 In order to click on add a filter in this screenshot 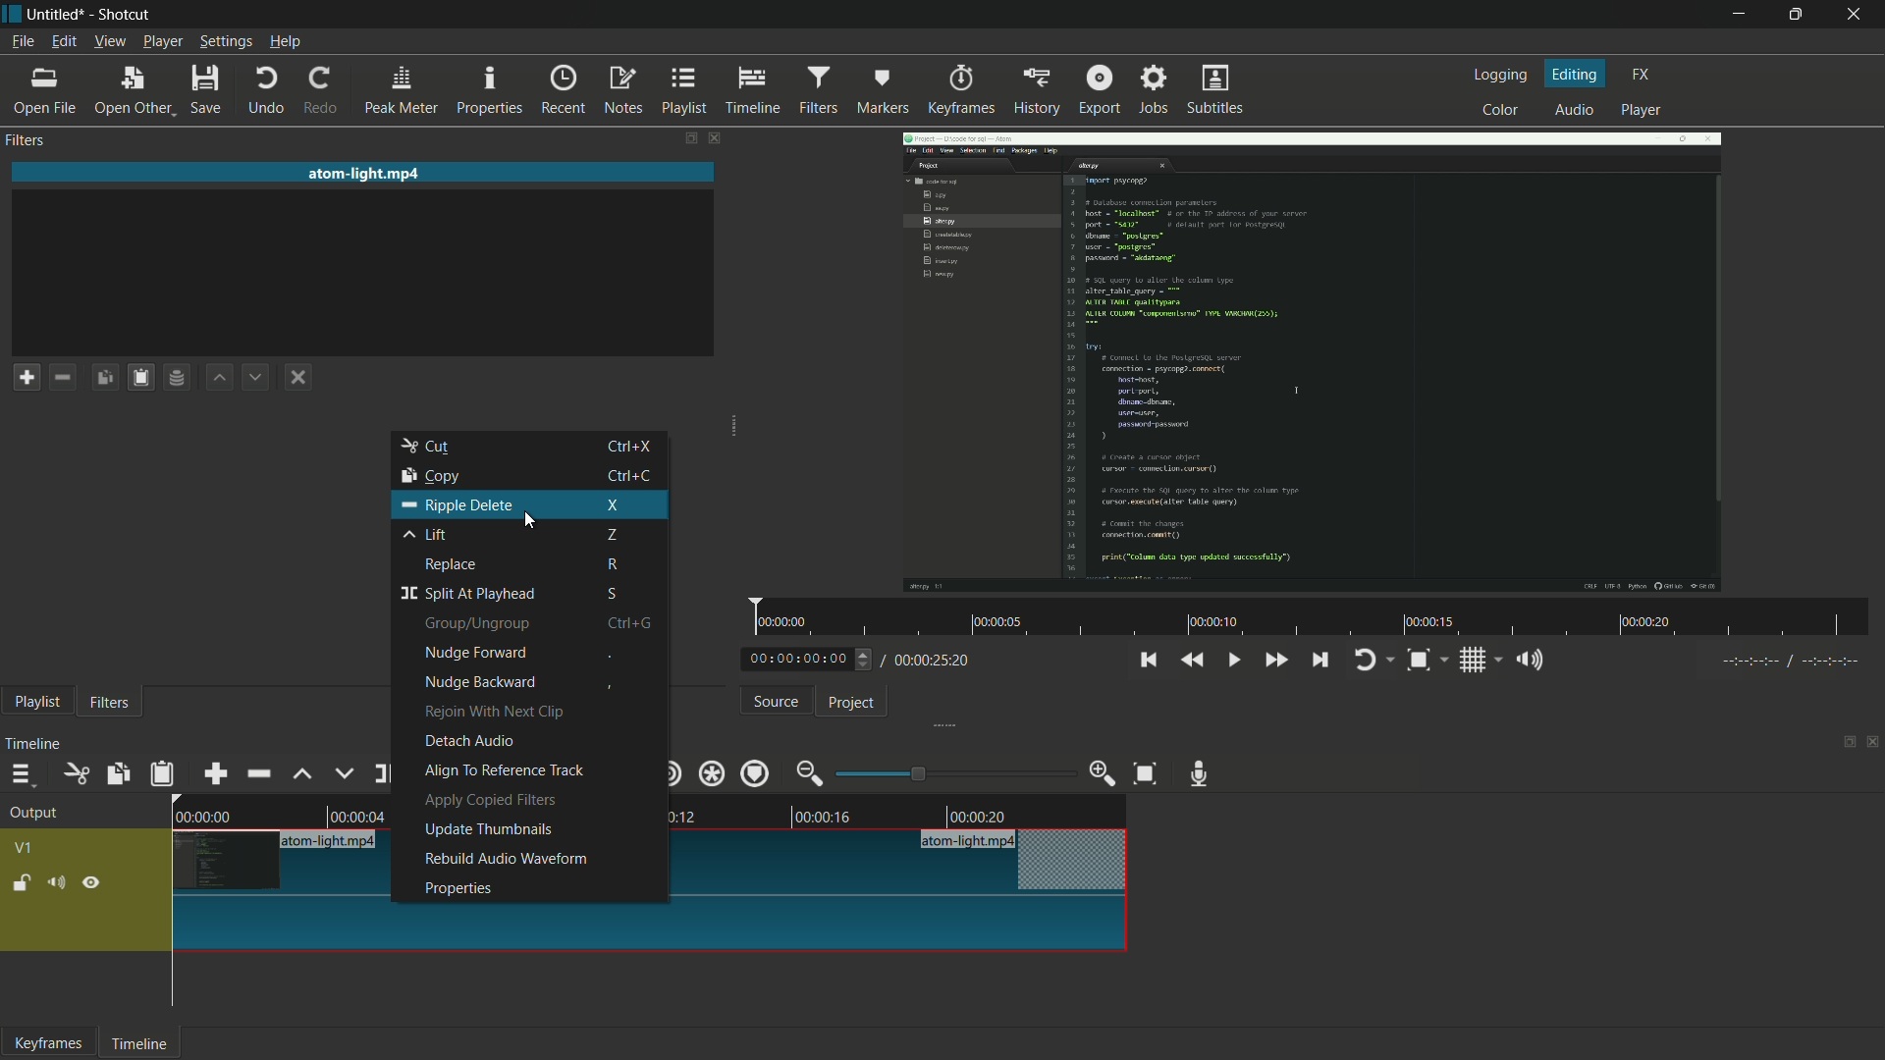, I will do `click(26, 377)`.